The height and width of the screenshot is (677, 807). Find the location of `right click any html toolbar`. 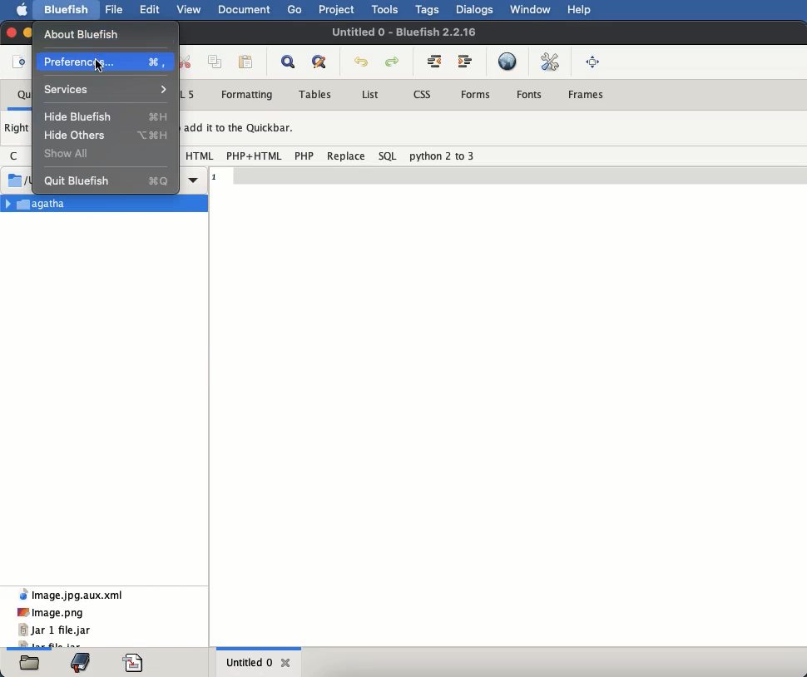

right click any html toolbar is located at coordinates (240, 128).